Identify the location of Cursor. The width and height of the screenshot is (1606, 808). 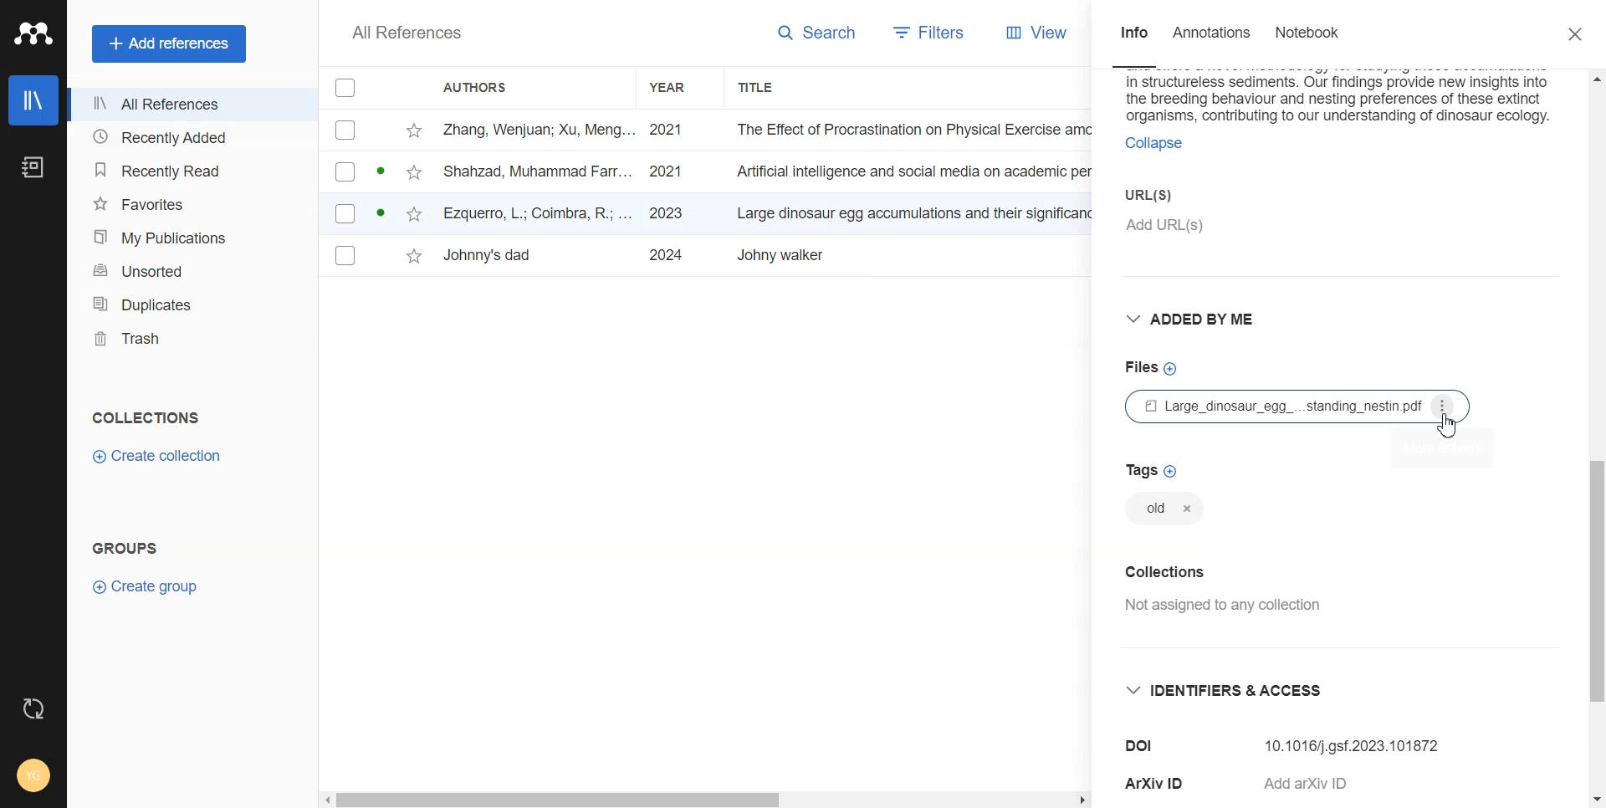
(1450, 426).